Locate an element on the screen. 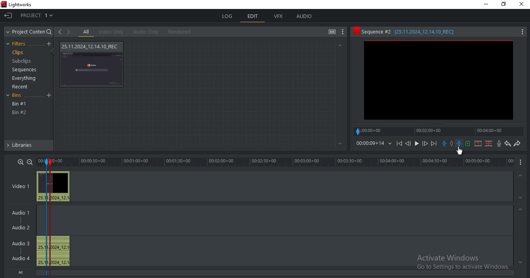 The width and height of the screenshot is (530, 278). filters is located at coordinates (18, 44).